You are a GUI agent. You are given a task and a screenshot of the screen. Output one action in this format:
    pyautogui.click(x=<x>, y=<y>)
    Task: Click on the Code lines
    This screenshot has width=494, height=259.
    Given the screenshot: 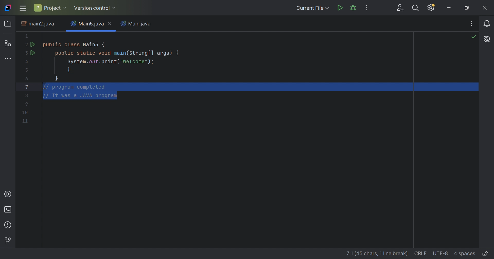 What is the action you would take?
    pyautogui.click(x=25, y=113)
    